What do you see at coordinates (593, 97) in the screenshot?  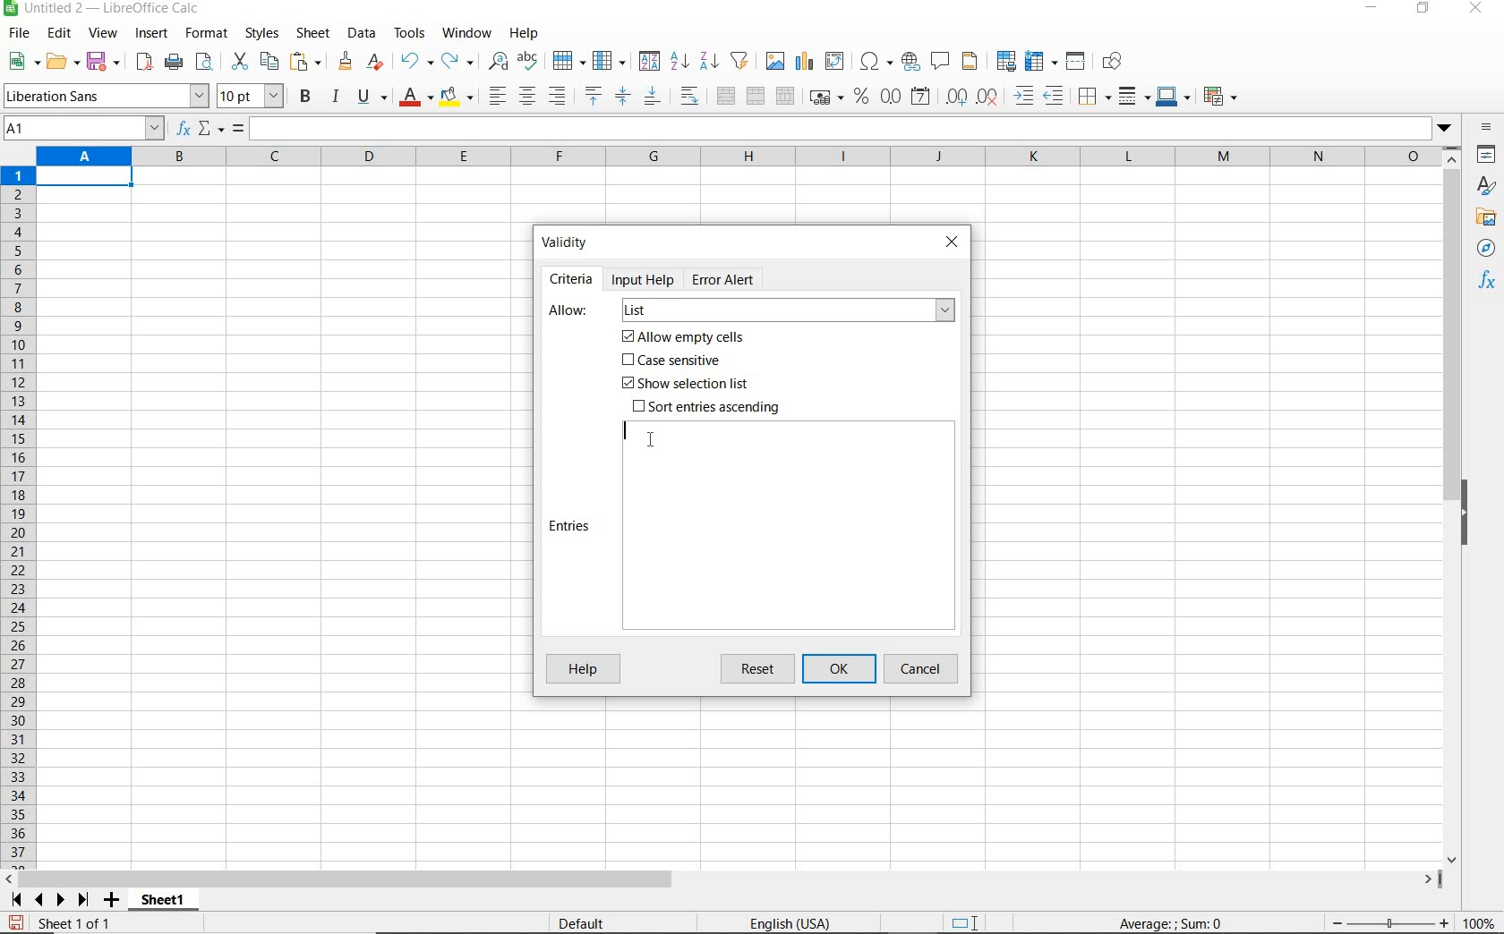 I see `align top` at bounding box center [593, 97].